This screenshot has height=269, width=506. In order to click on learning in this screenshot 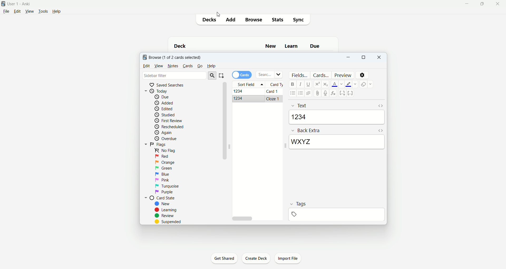, I will do `click(167, 211)`.